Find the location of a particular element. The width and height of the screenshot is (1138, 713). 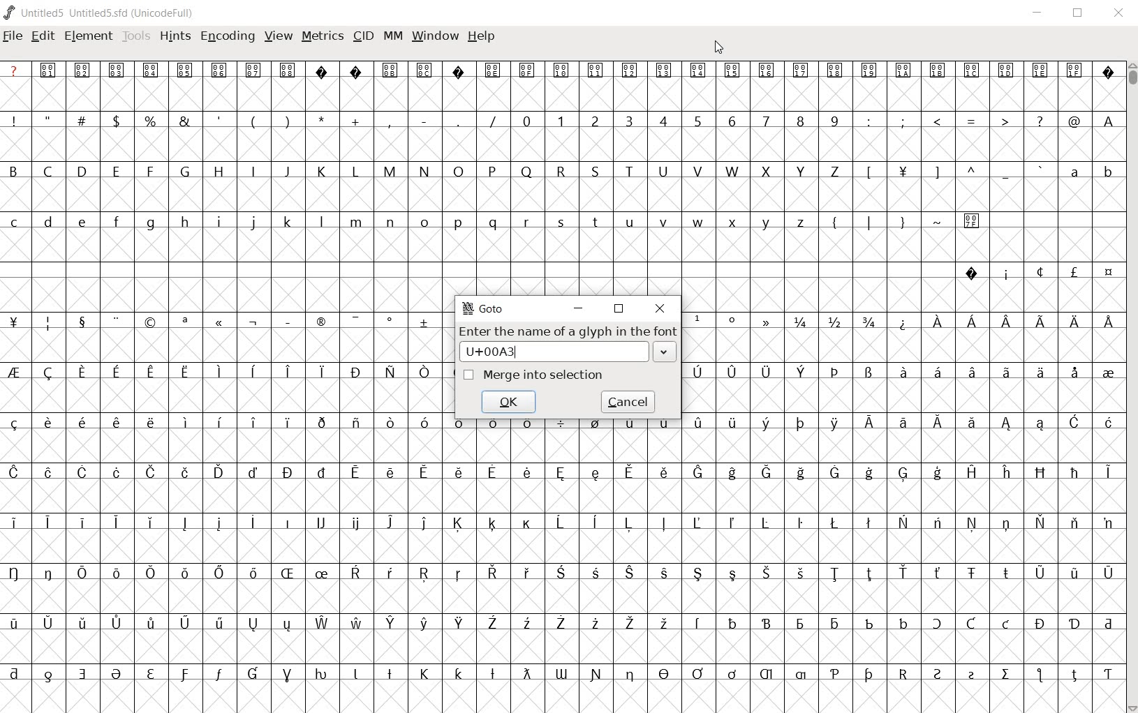

^ is located at coordinates (970, 172).